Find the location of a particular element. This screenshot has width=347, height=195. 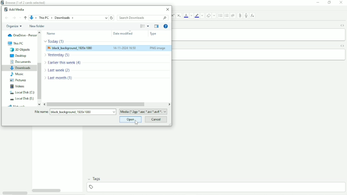

Videos is located at coordinates (18, 86).